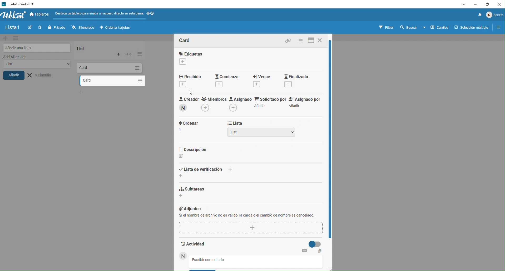  What do you see at coordinates (214, 106) in the screenshot?
I see `Miembros` at bounding box center [214, 106].